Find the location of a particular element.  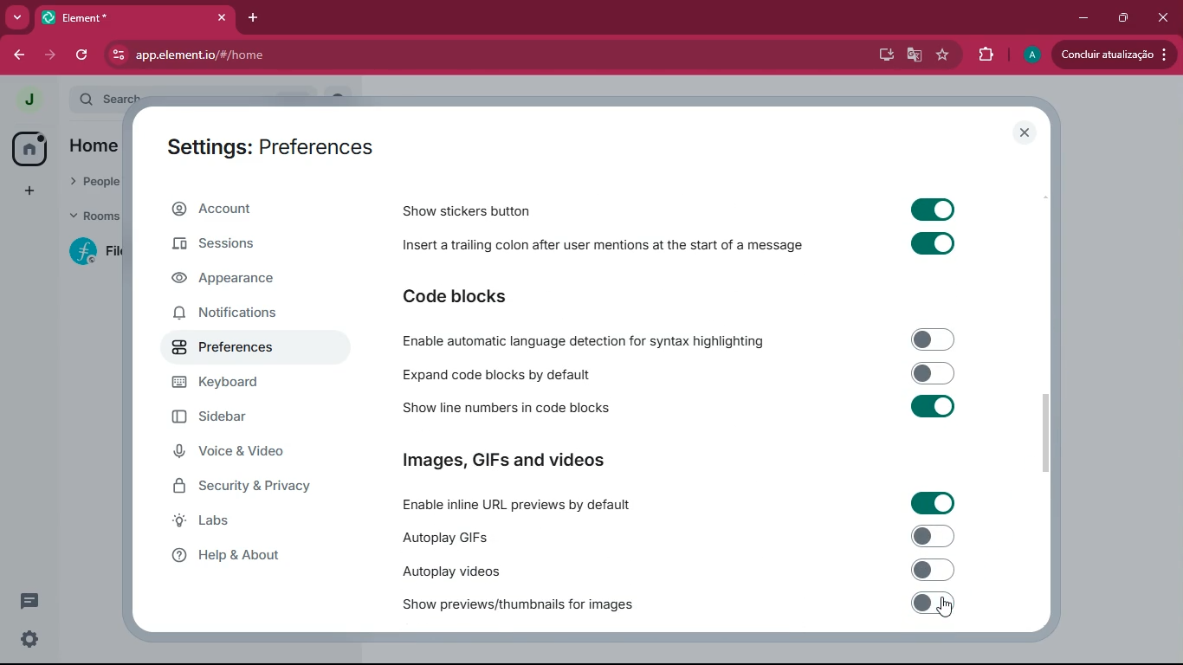

Keyboard is located at coordinates (235, 383).